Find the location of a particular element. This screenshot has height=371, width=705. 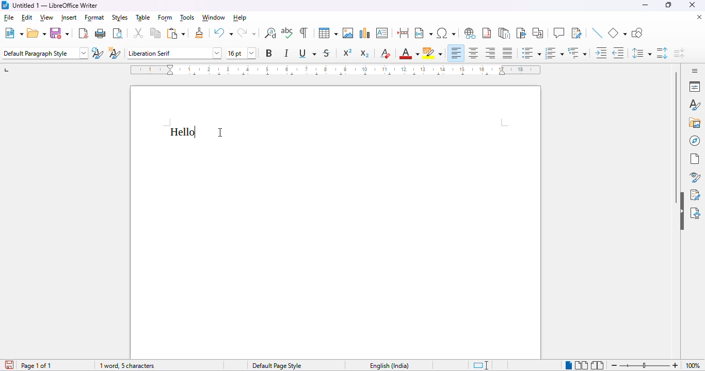

undo is located at coordinates (223, 33).